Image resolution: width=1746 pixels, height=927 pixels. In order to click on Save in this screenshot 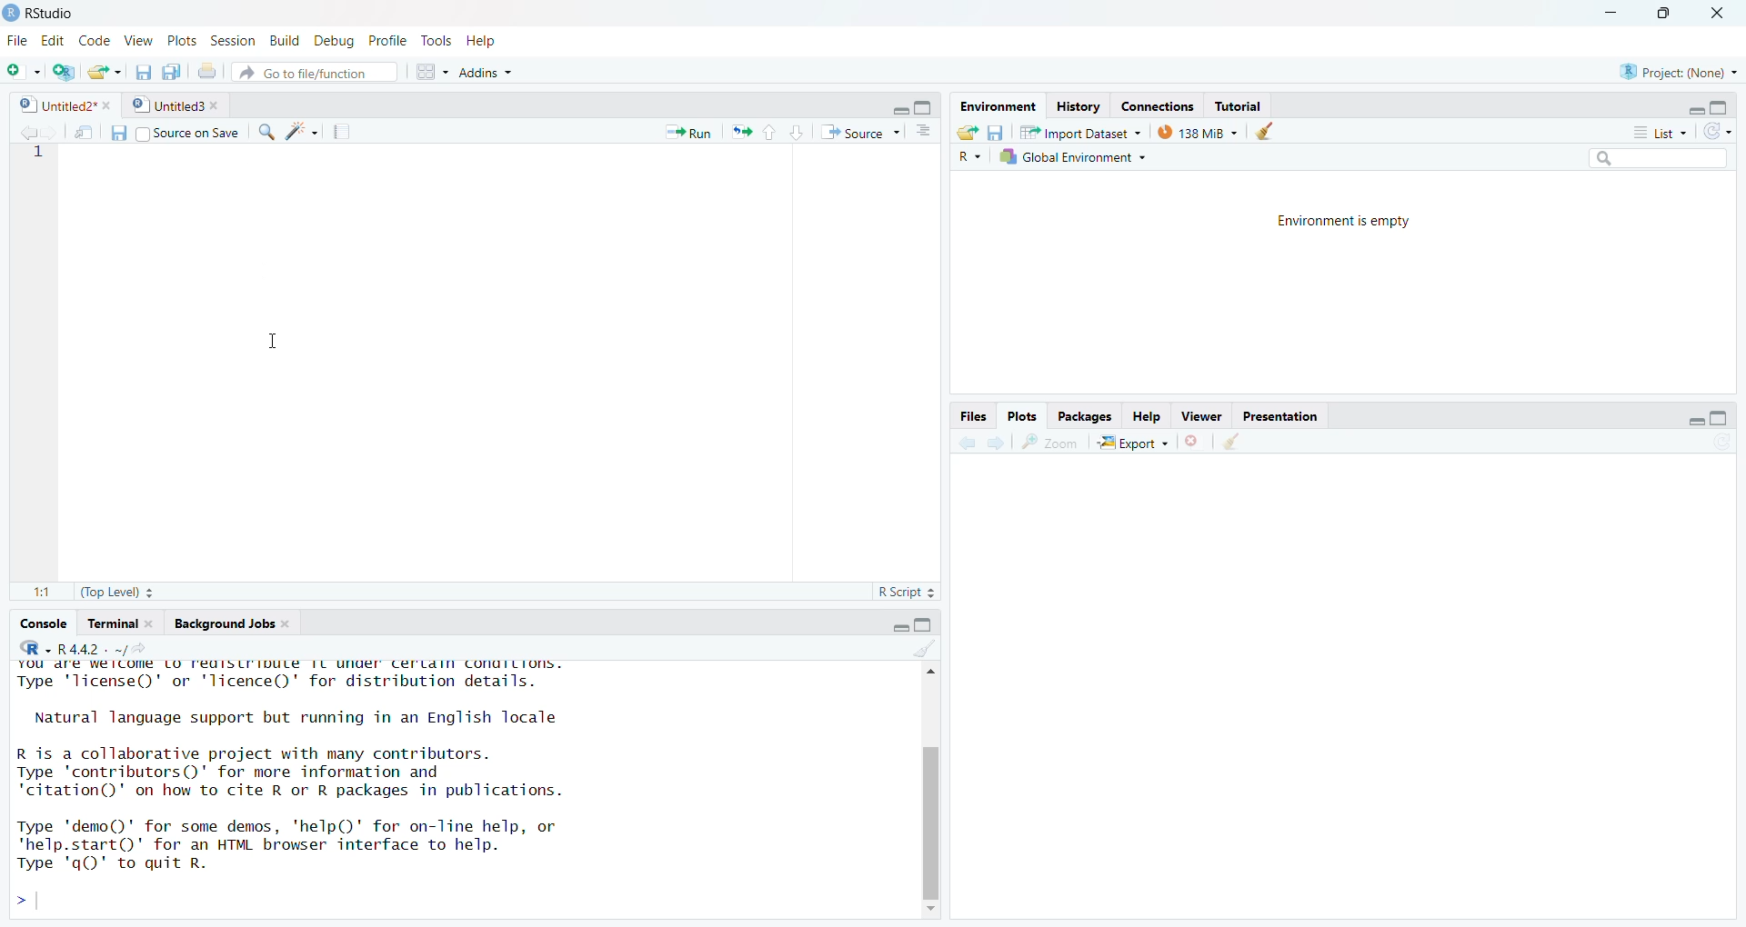, I will do `click(1000, 130)`.